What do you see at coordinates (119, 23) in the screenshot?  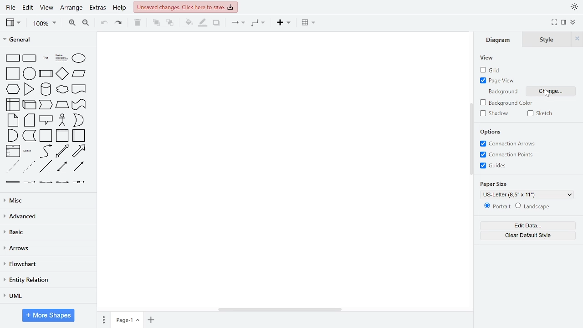 I see `redo` at bounding box center [119, 23].